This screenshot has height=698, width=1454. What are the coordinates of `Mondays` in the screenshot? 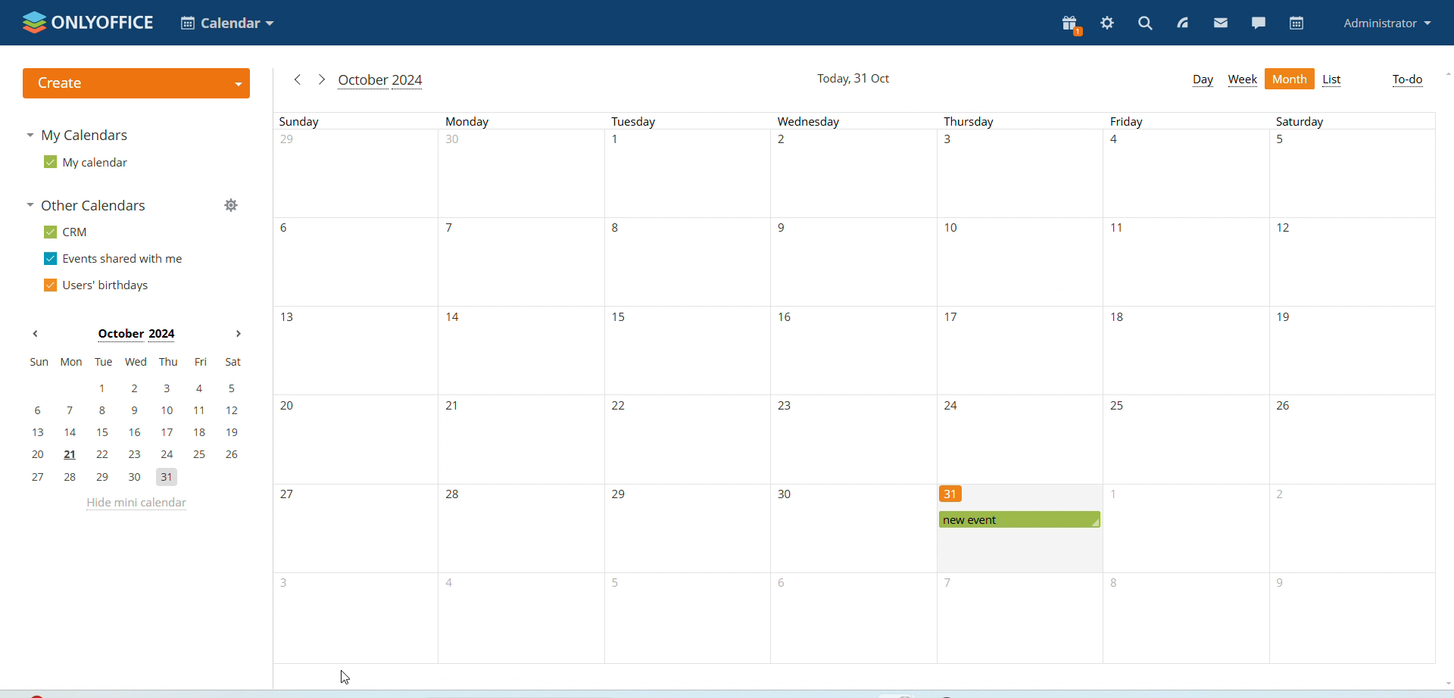 It's located at (519, 388).